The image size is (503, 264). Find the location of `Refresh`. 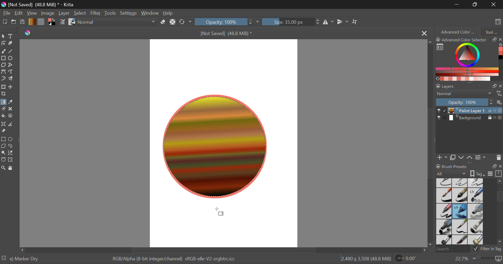

Refresh is located at coordinates (183, 22).